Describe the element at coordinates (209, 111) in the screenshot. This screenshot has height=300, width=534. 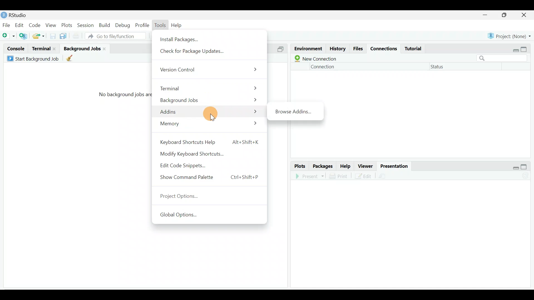
I see `Addins >` at that location.